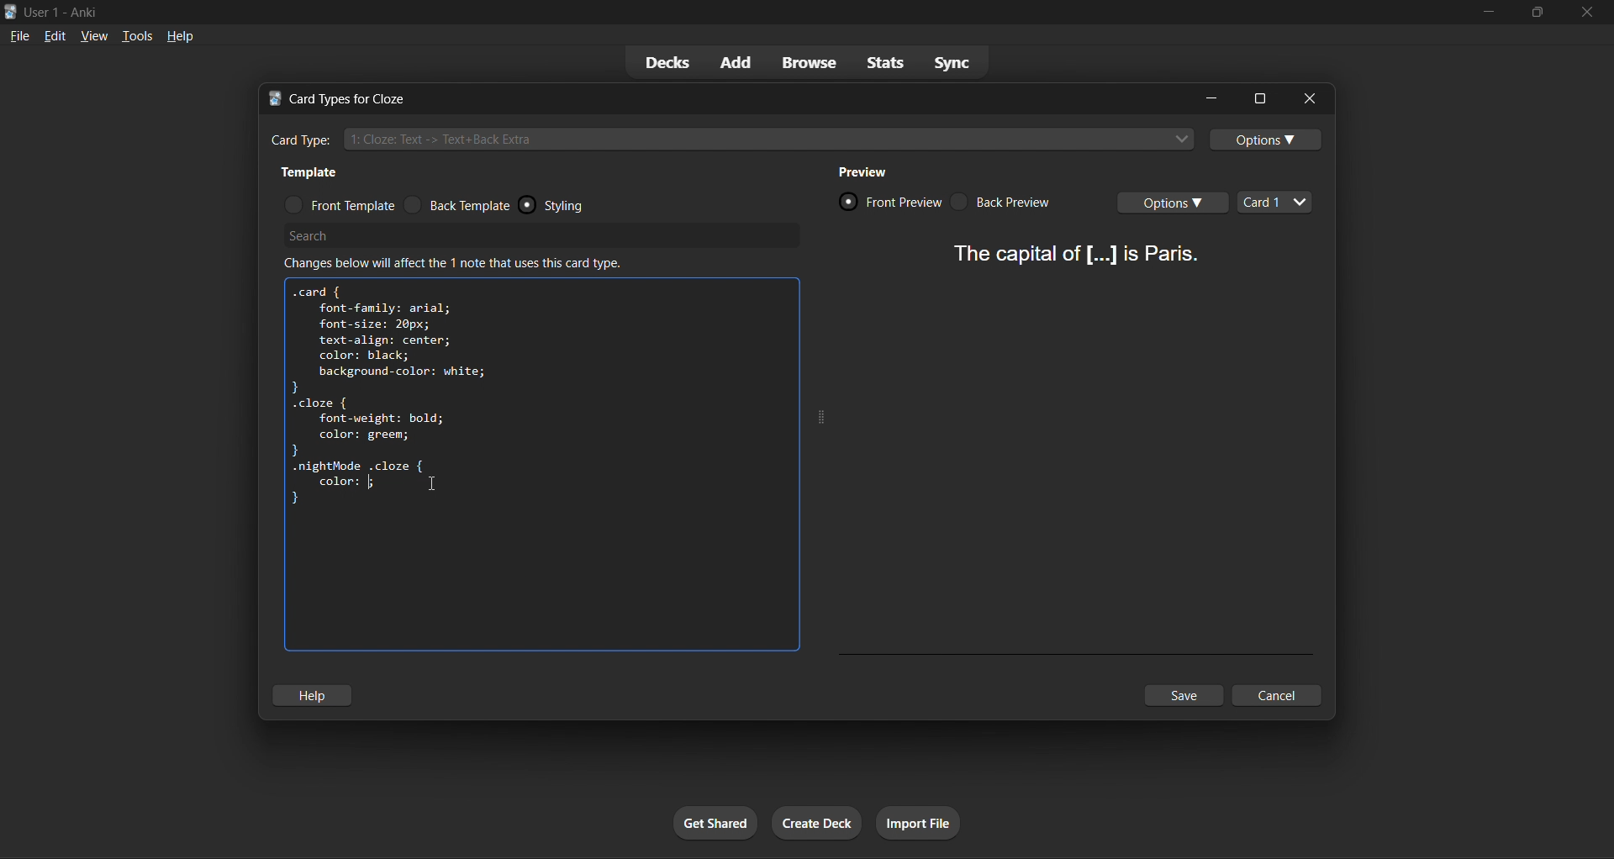  Describe the element at coordinates (736, 11) in the screenshot. I see `title bar` at that location.